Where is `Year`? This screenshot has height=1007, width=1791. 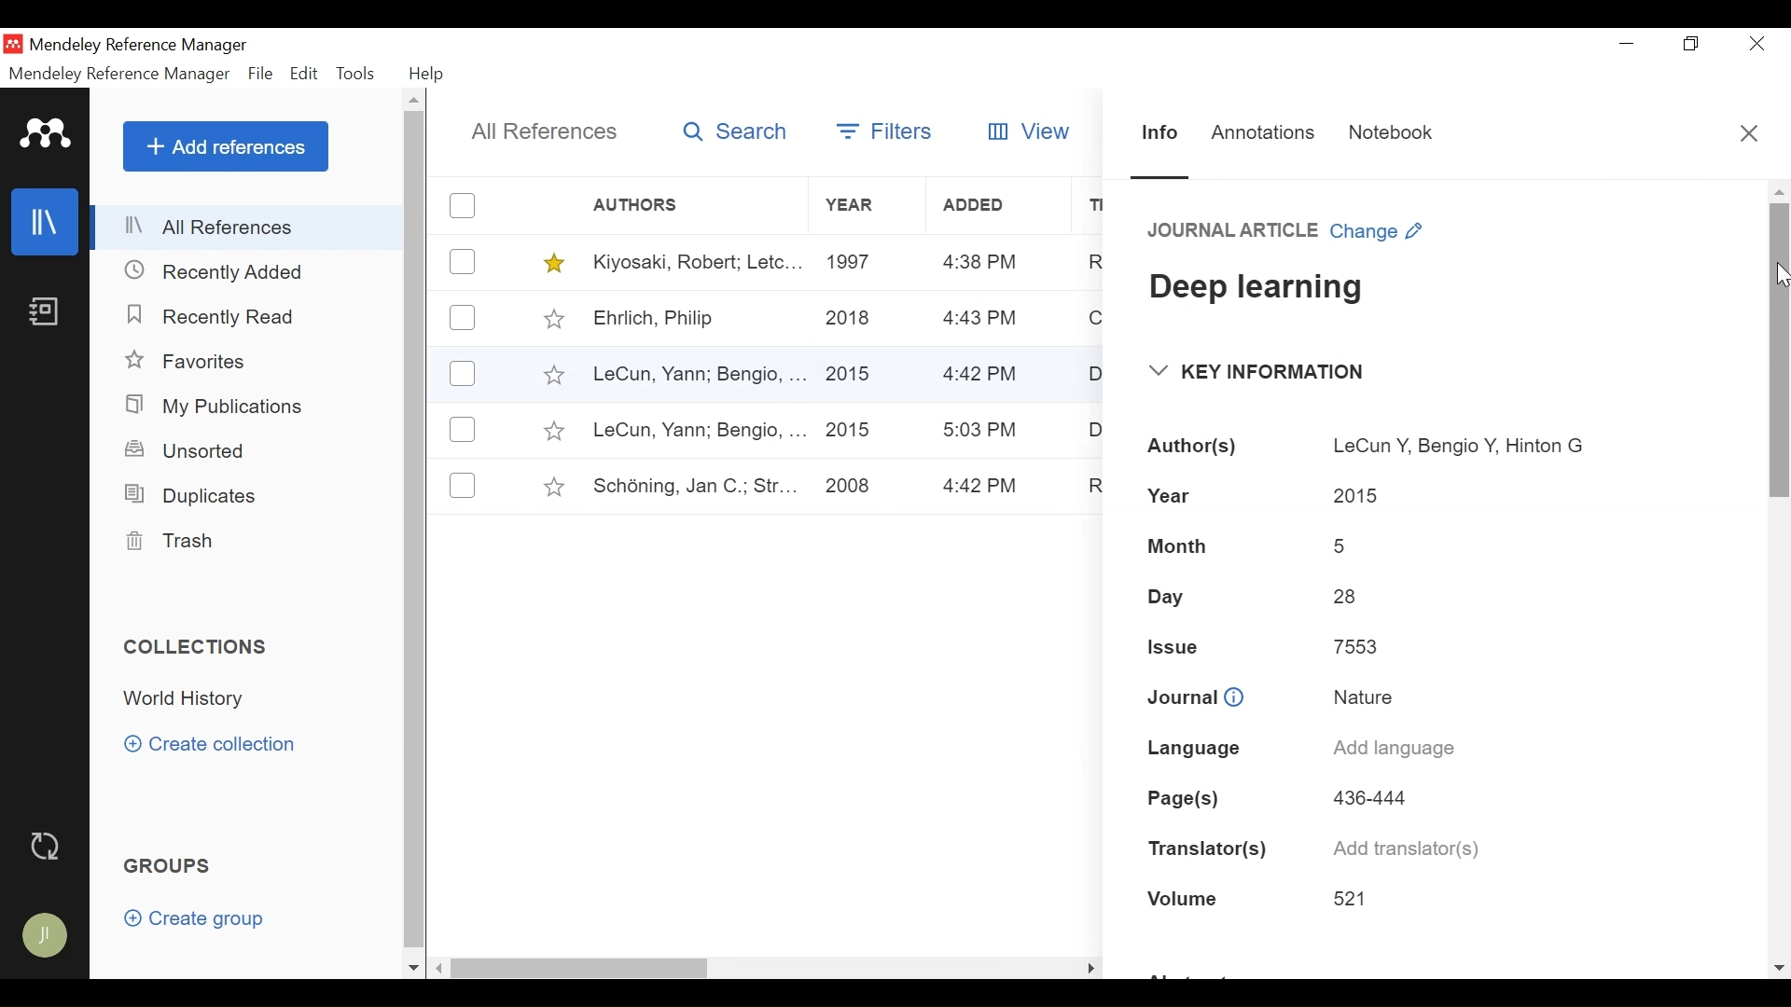 Year is located at coordinates (866, 206).